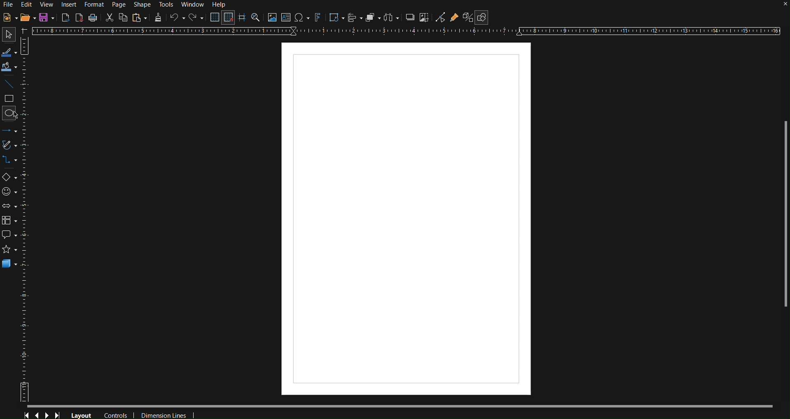 Image resolution: width=790 pixels, height=419 pixels. What do you see at coordinates (93, 18) in the screenshot?
I see `Print` at bounding box center [93, 18].